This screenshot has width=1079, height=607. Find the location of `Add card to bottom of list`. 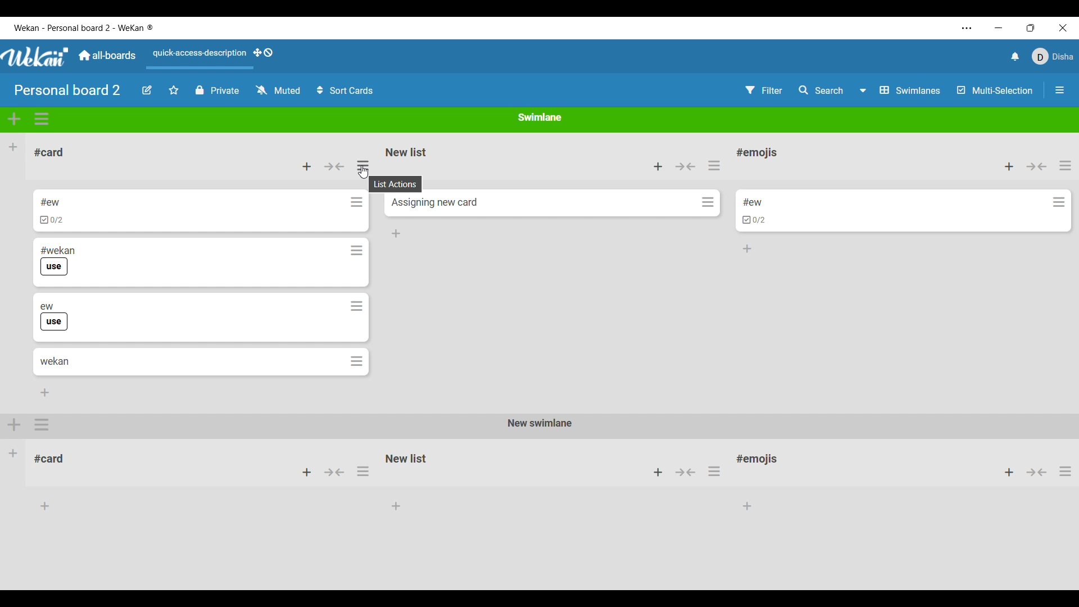

Add card to bottom of list is located at coordinates (397, 233).